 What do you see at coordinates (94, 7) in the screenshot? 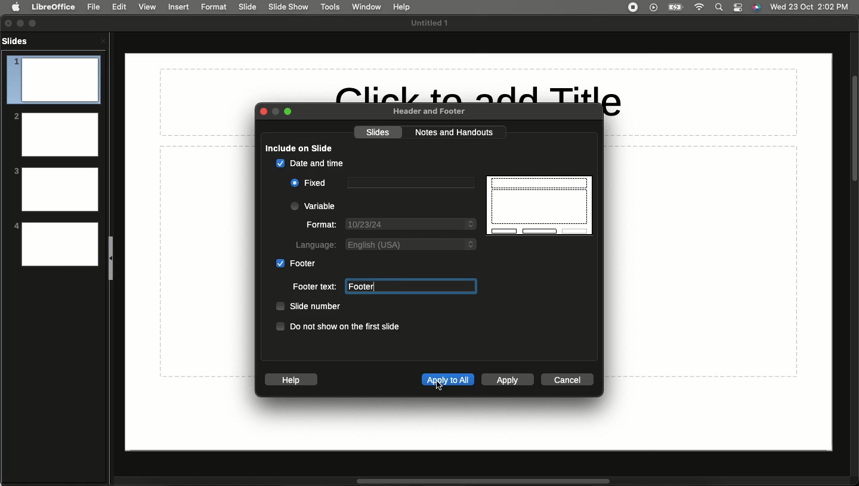
I see `File` at bounding box center [94, 7].